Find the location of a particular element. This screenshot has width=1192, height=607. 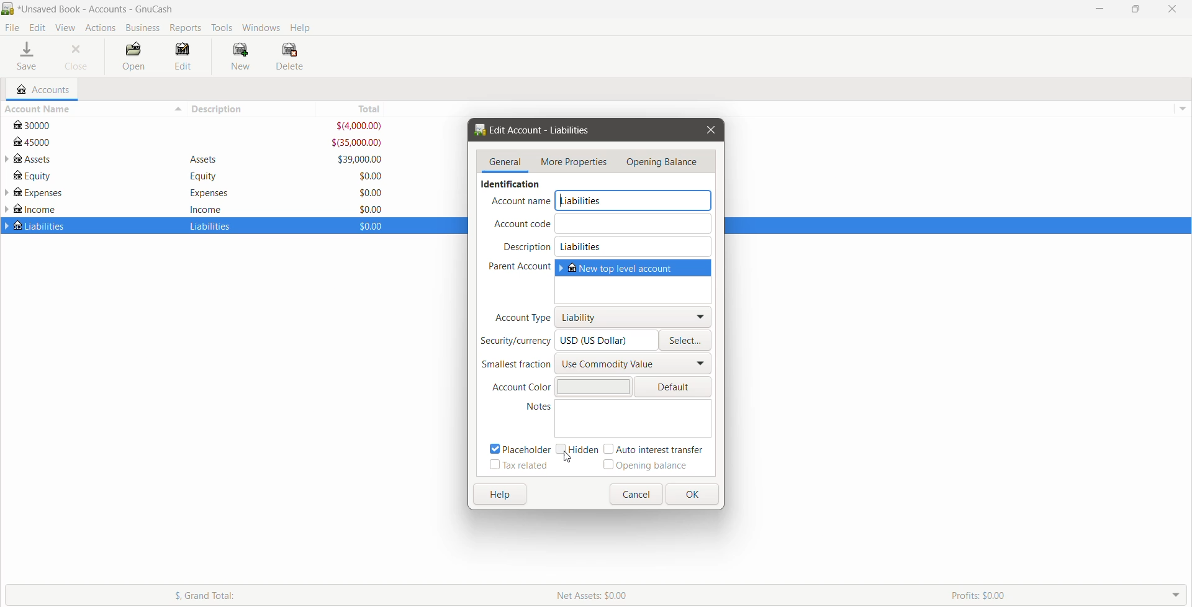

Net Assets is located at coordinates (746, 595).